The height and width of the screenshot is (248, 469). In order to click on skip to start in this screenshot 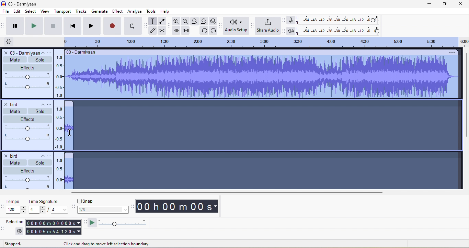, I will do `click(73, 25)`.